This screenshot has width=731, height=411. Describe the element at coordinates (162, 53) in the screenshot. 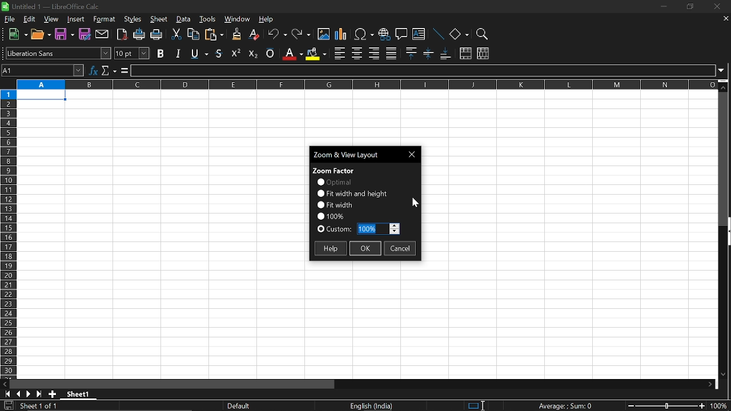

I see `bold` at that location.